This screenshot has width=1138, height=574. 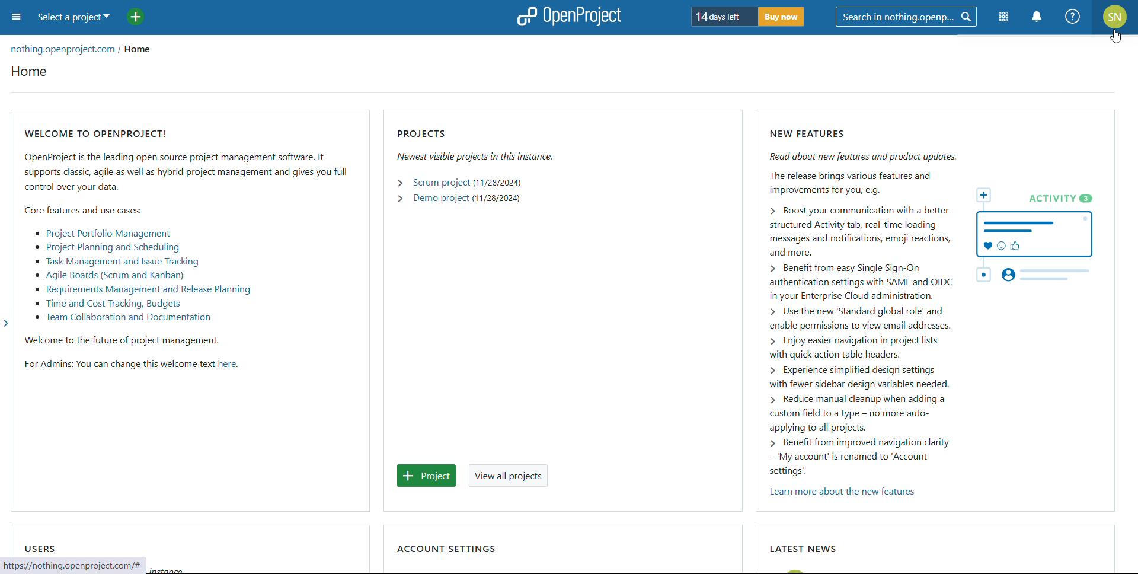 What do you see at coordinates (440, 198) in the screenshot?
I see `demo project` at bounding box center [440, 198].